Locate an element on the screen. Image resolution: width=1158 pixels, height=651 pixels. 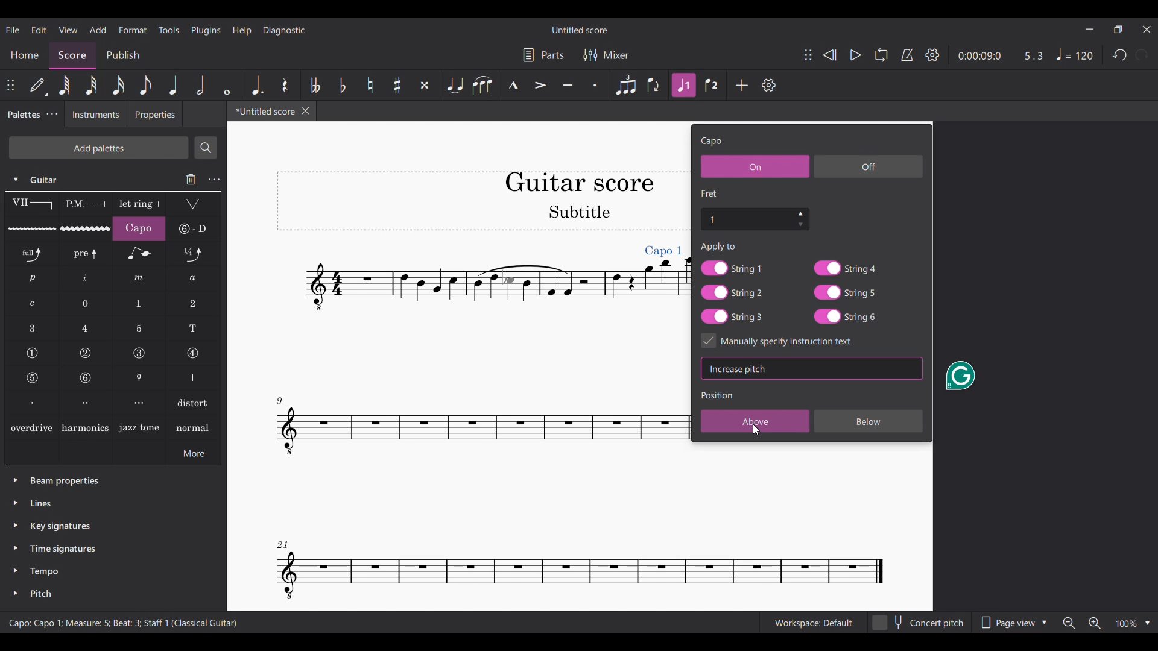
Zoom options is located at coordinates (1133, 624).